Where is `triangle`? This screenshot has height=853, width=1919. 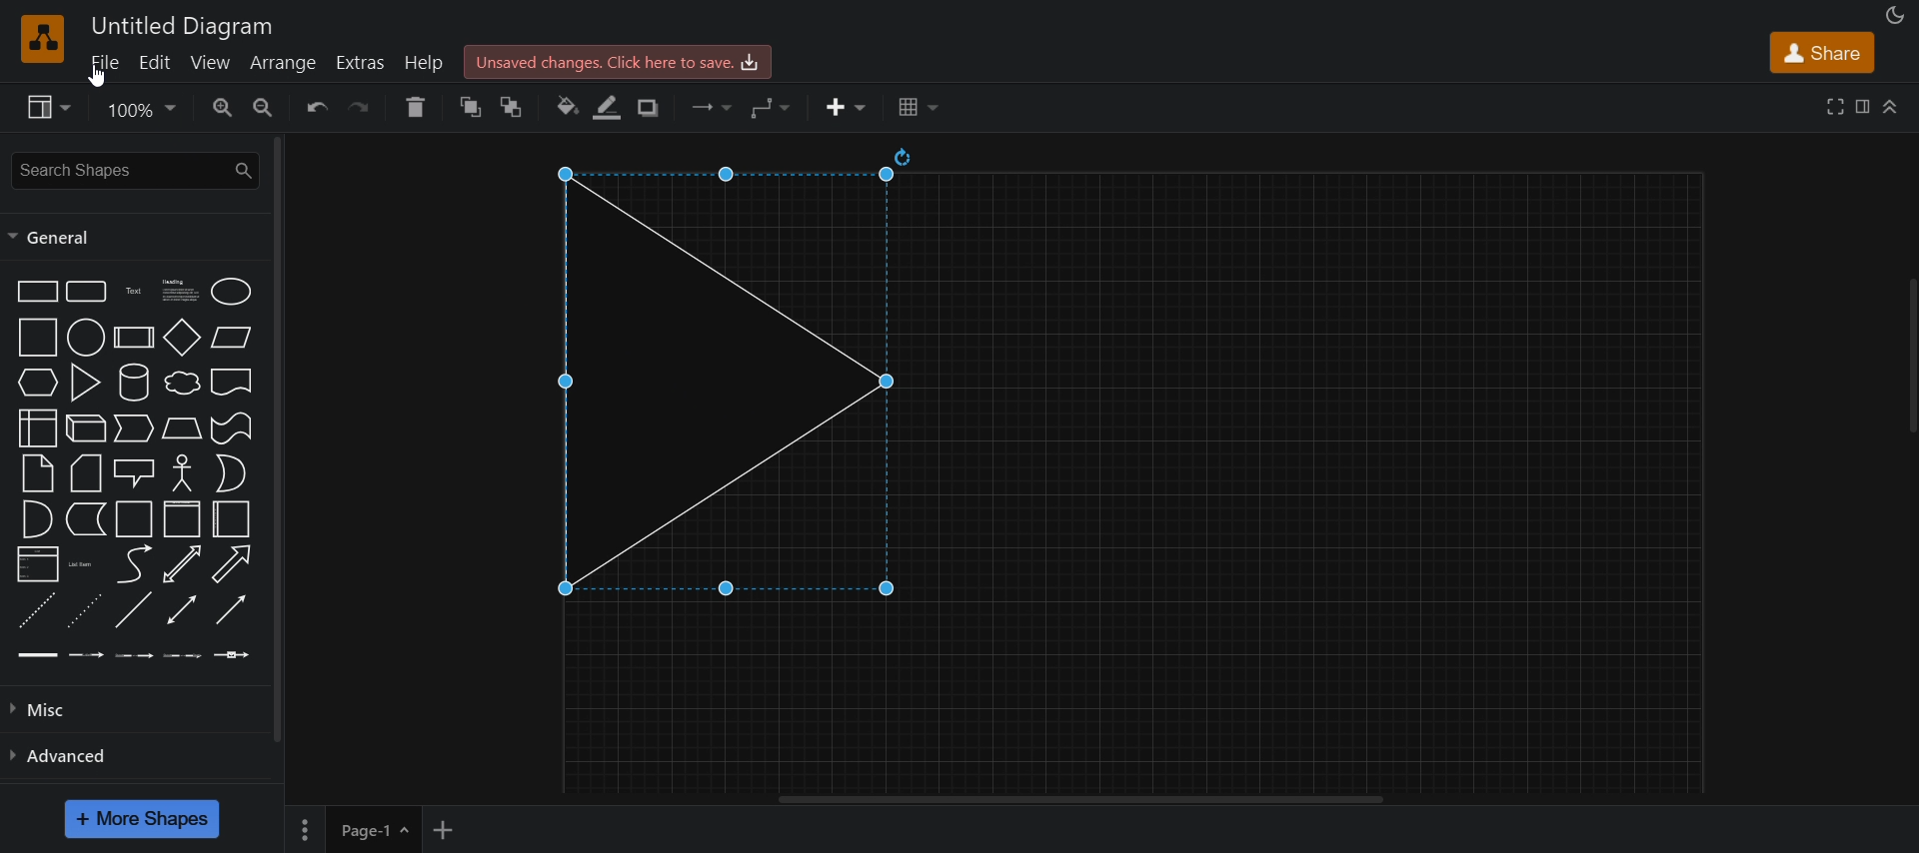
triangle is located at coordinates (781, 383).